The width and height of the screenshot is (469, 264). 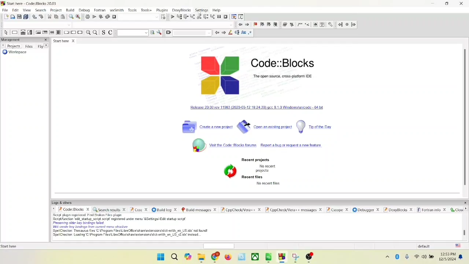 I want to click on file, so click(x=4, y=10).